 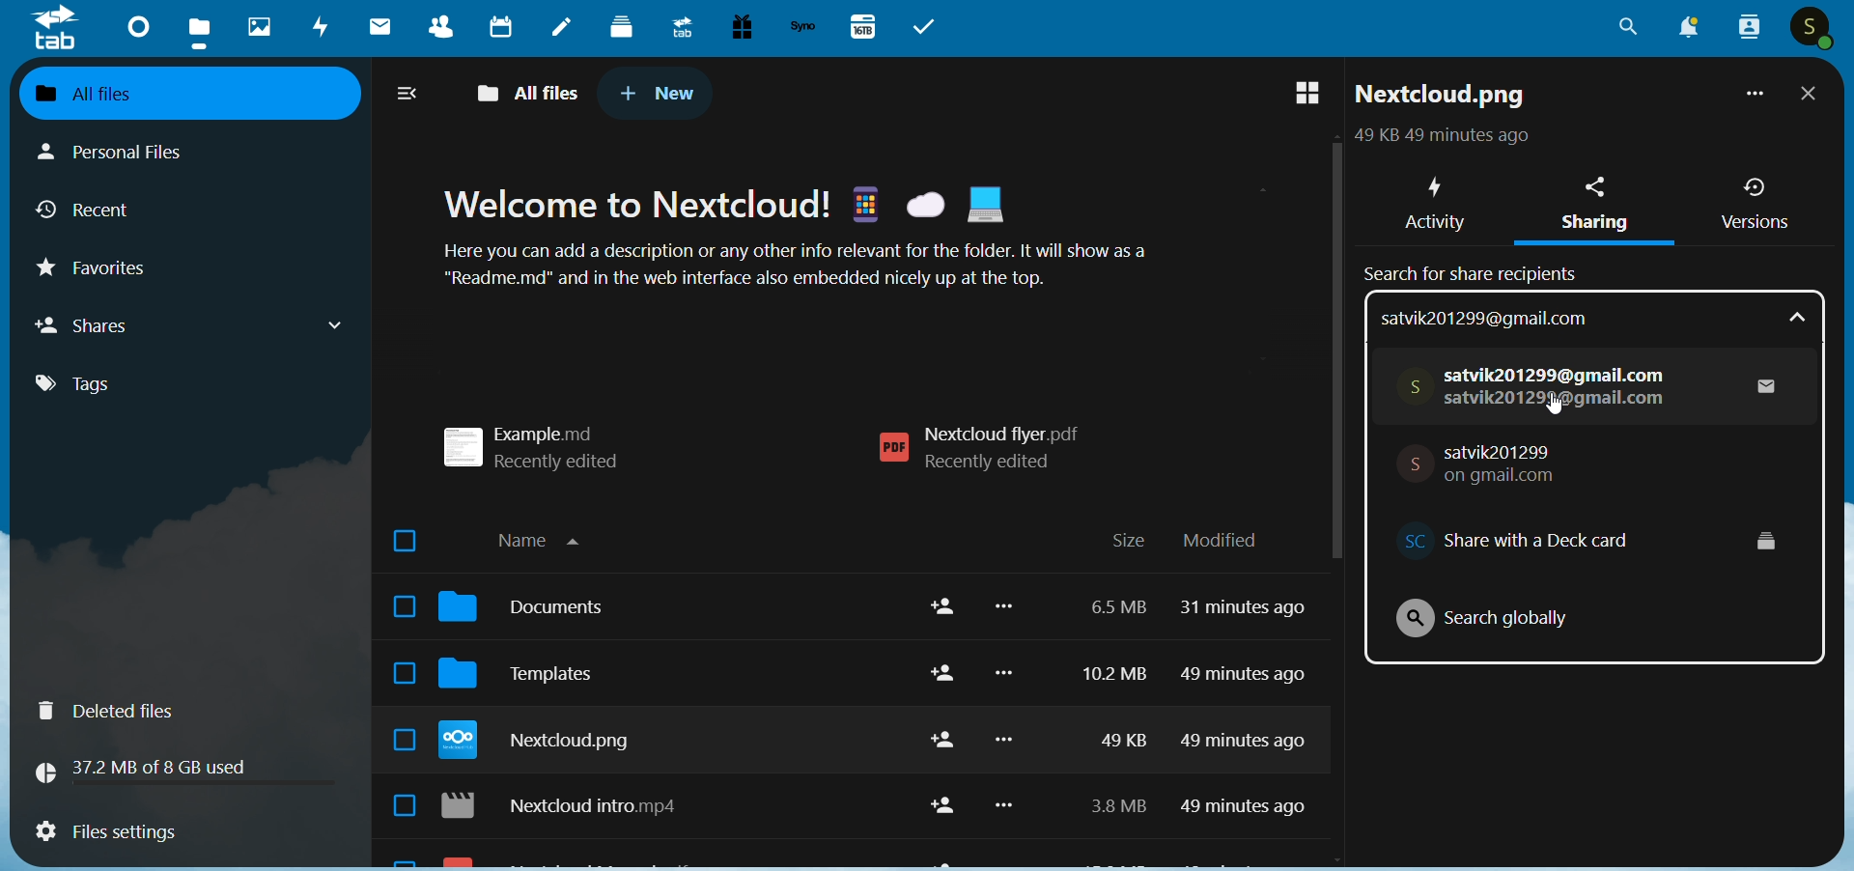 I want to click on people, so click(x=1747, y=27).